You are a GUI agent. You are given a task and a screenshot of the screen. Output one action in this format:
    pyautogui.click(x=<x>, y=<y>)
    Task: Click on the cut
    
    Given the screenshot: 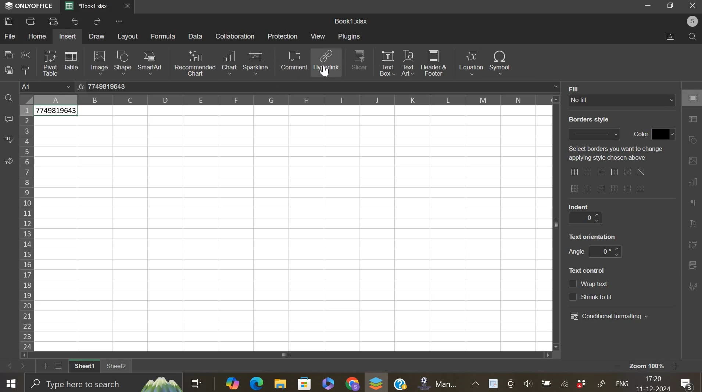 What is the action you would take?
    pyautogui.click(x=25, y=56)
    